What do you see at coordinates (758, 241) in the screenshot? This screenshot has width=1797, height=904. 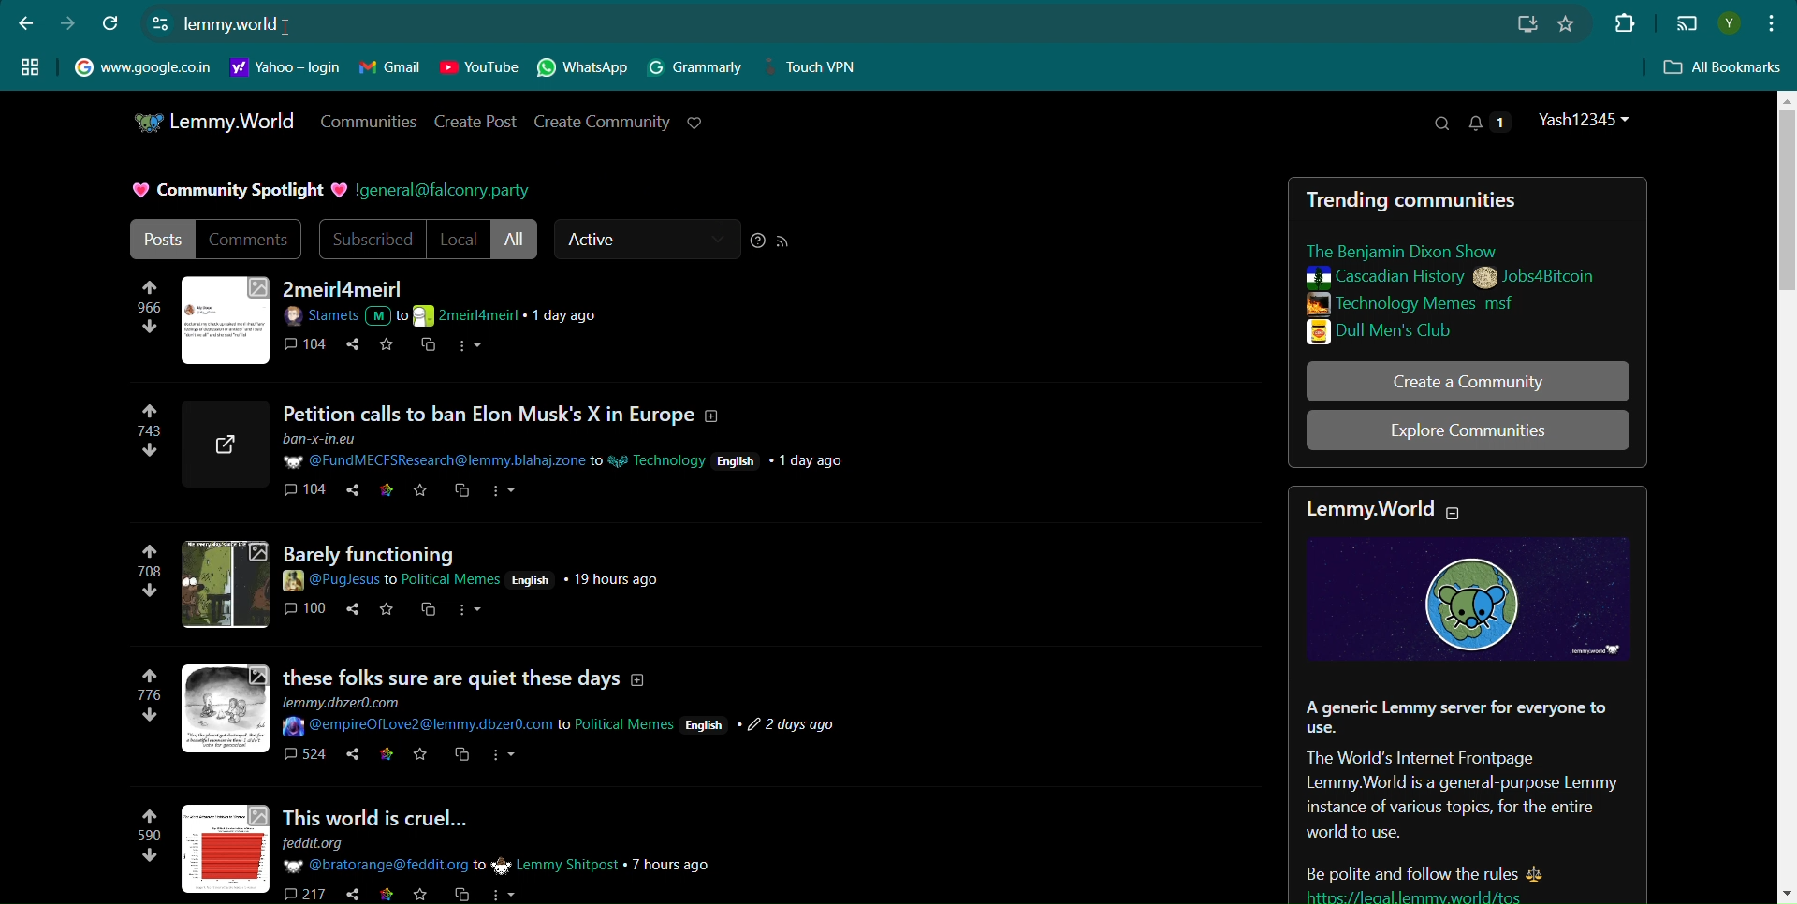 I see `Sorting help` at bounding box center [758, 241].